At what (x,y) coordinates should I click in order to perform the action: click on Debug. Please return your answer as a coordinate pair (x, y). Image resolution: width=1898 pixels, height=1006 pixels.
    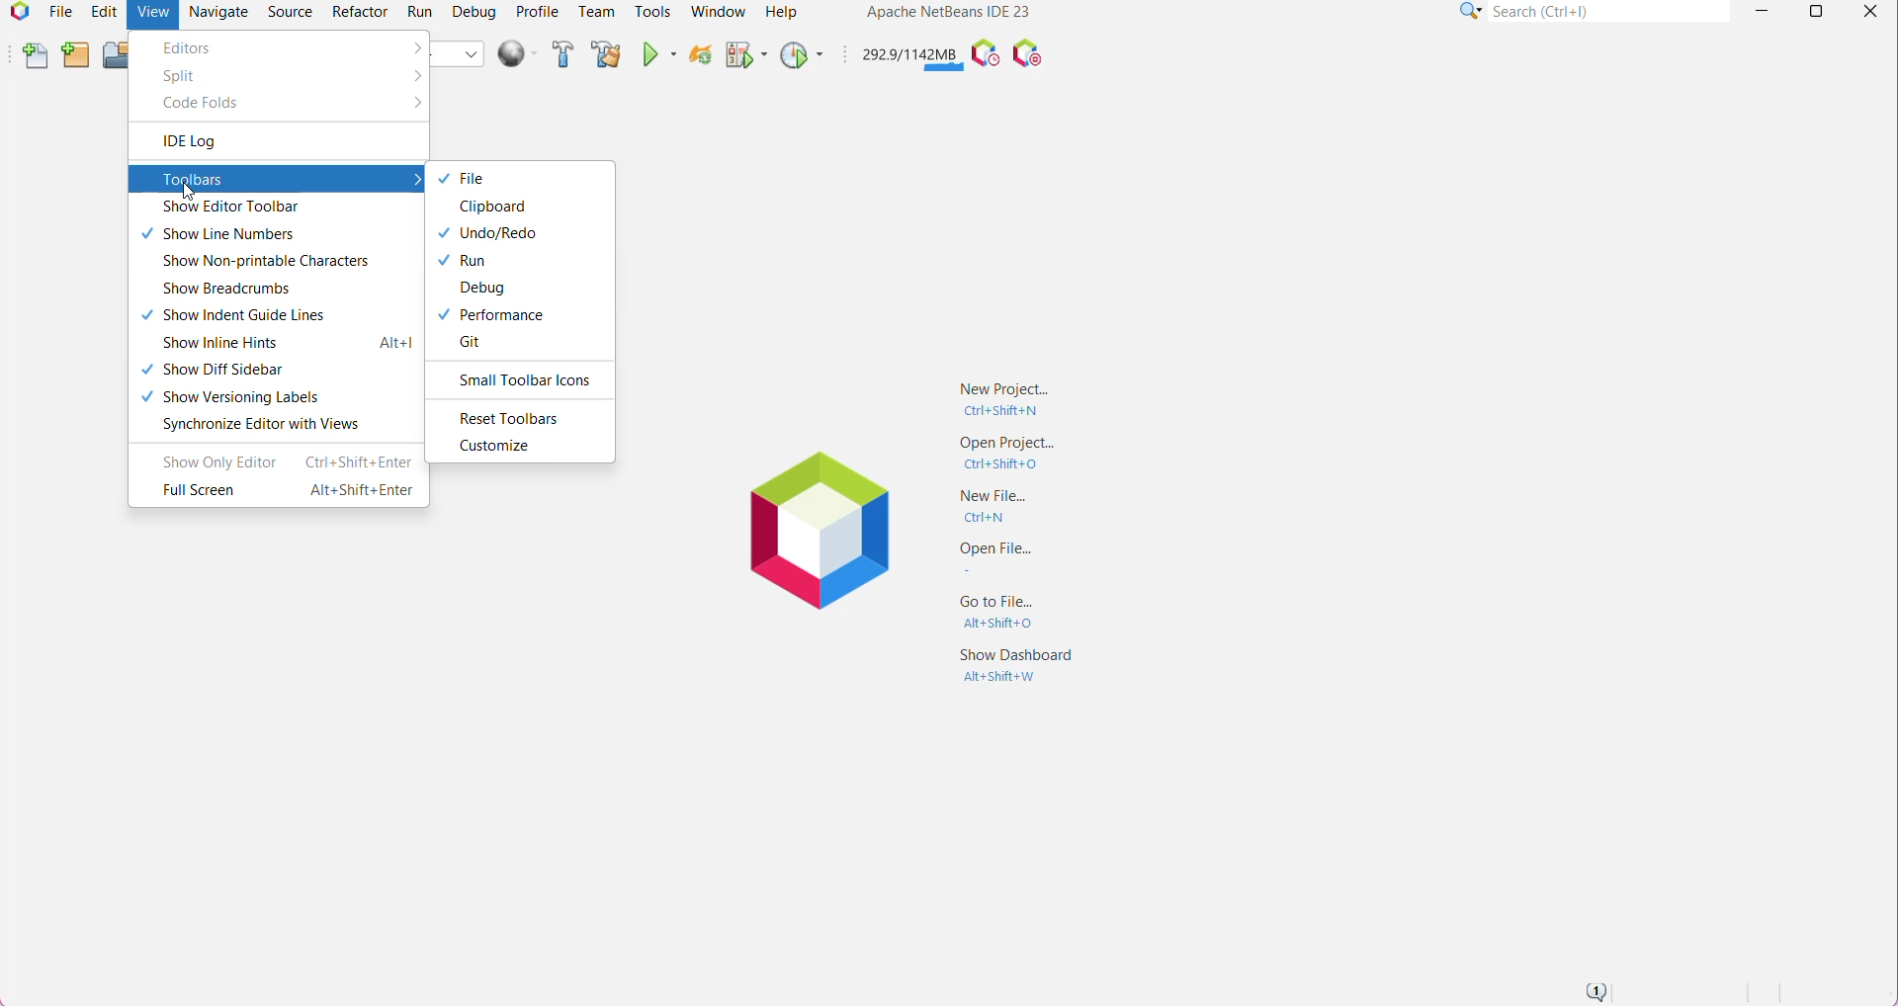
    Looking at the image, I should click on (474, 12).